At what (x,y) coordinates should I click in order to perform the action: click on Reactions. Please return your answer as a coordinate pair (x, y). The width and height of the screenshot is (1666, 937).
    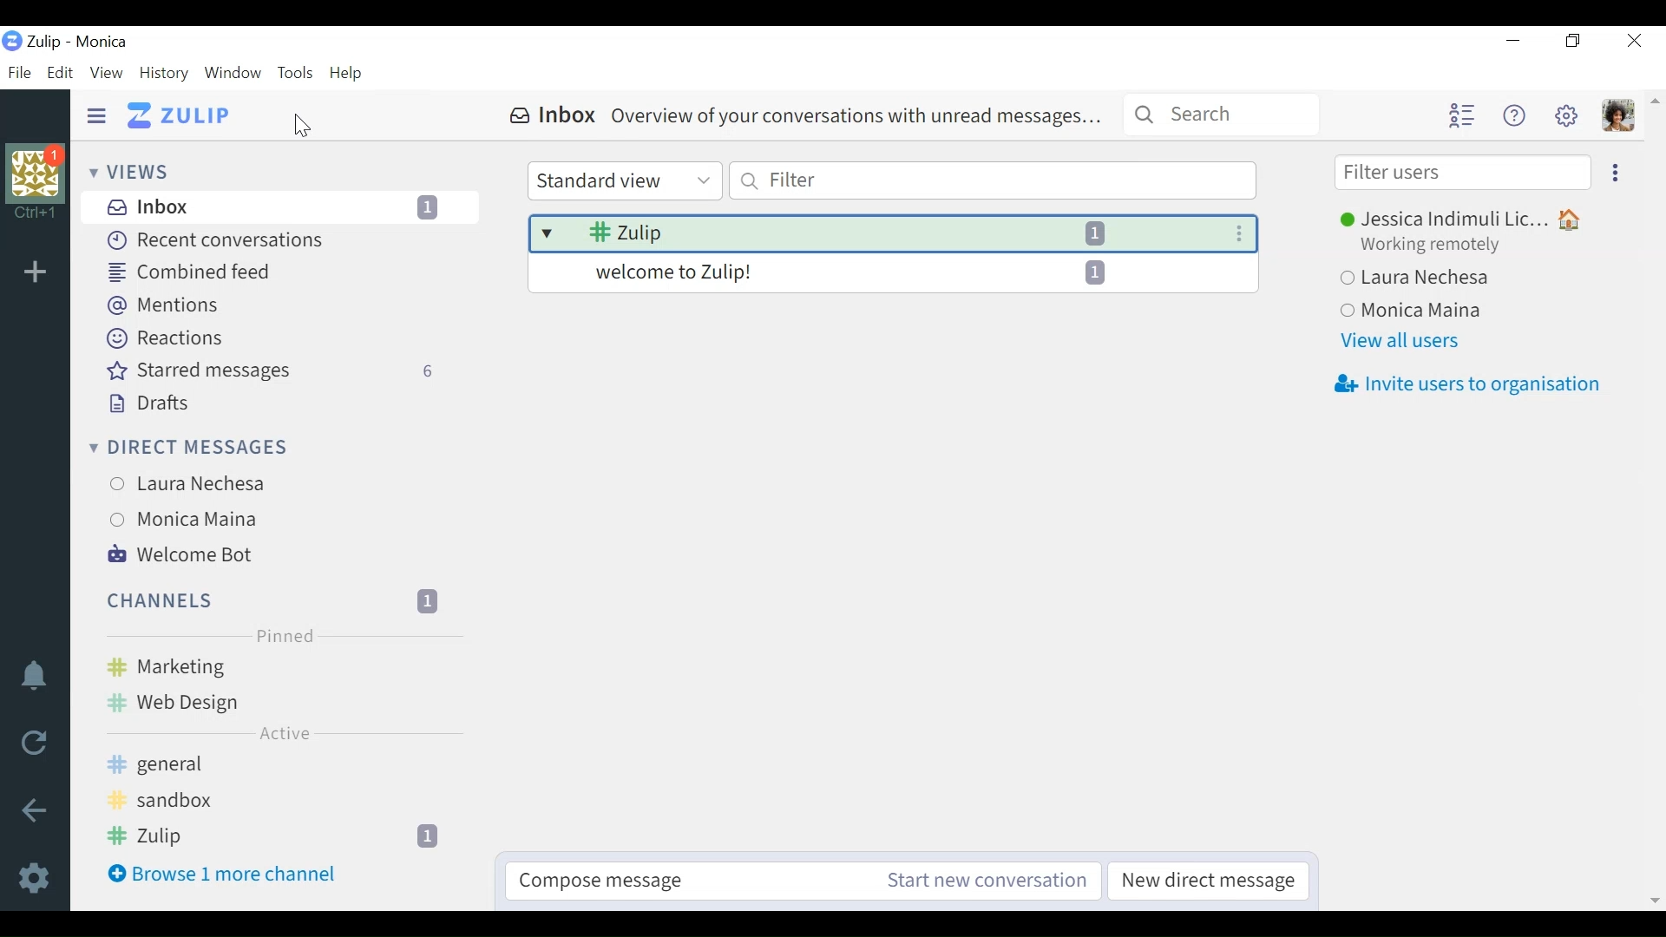
    Looking at the image, I should click on (162, 338).